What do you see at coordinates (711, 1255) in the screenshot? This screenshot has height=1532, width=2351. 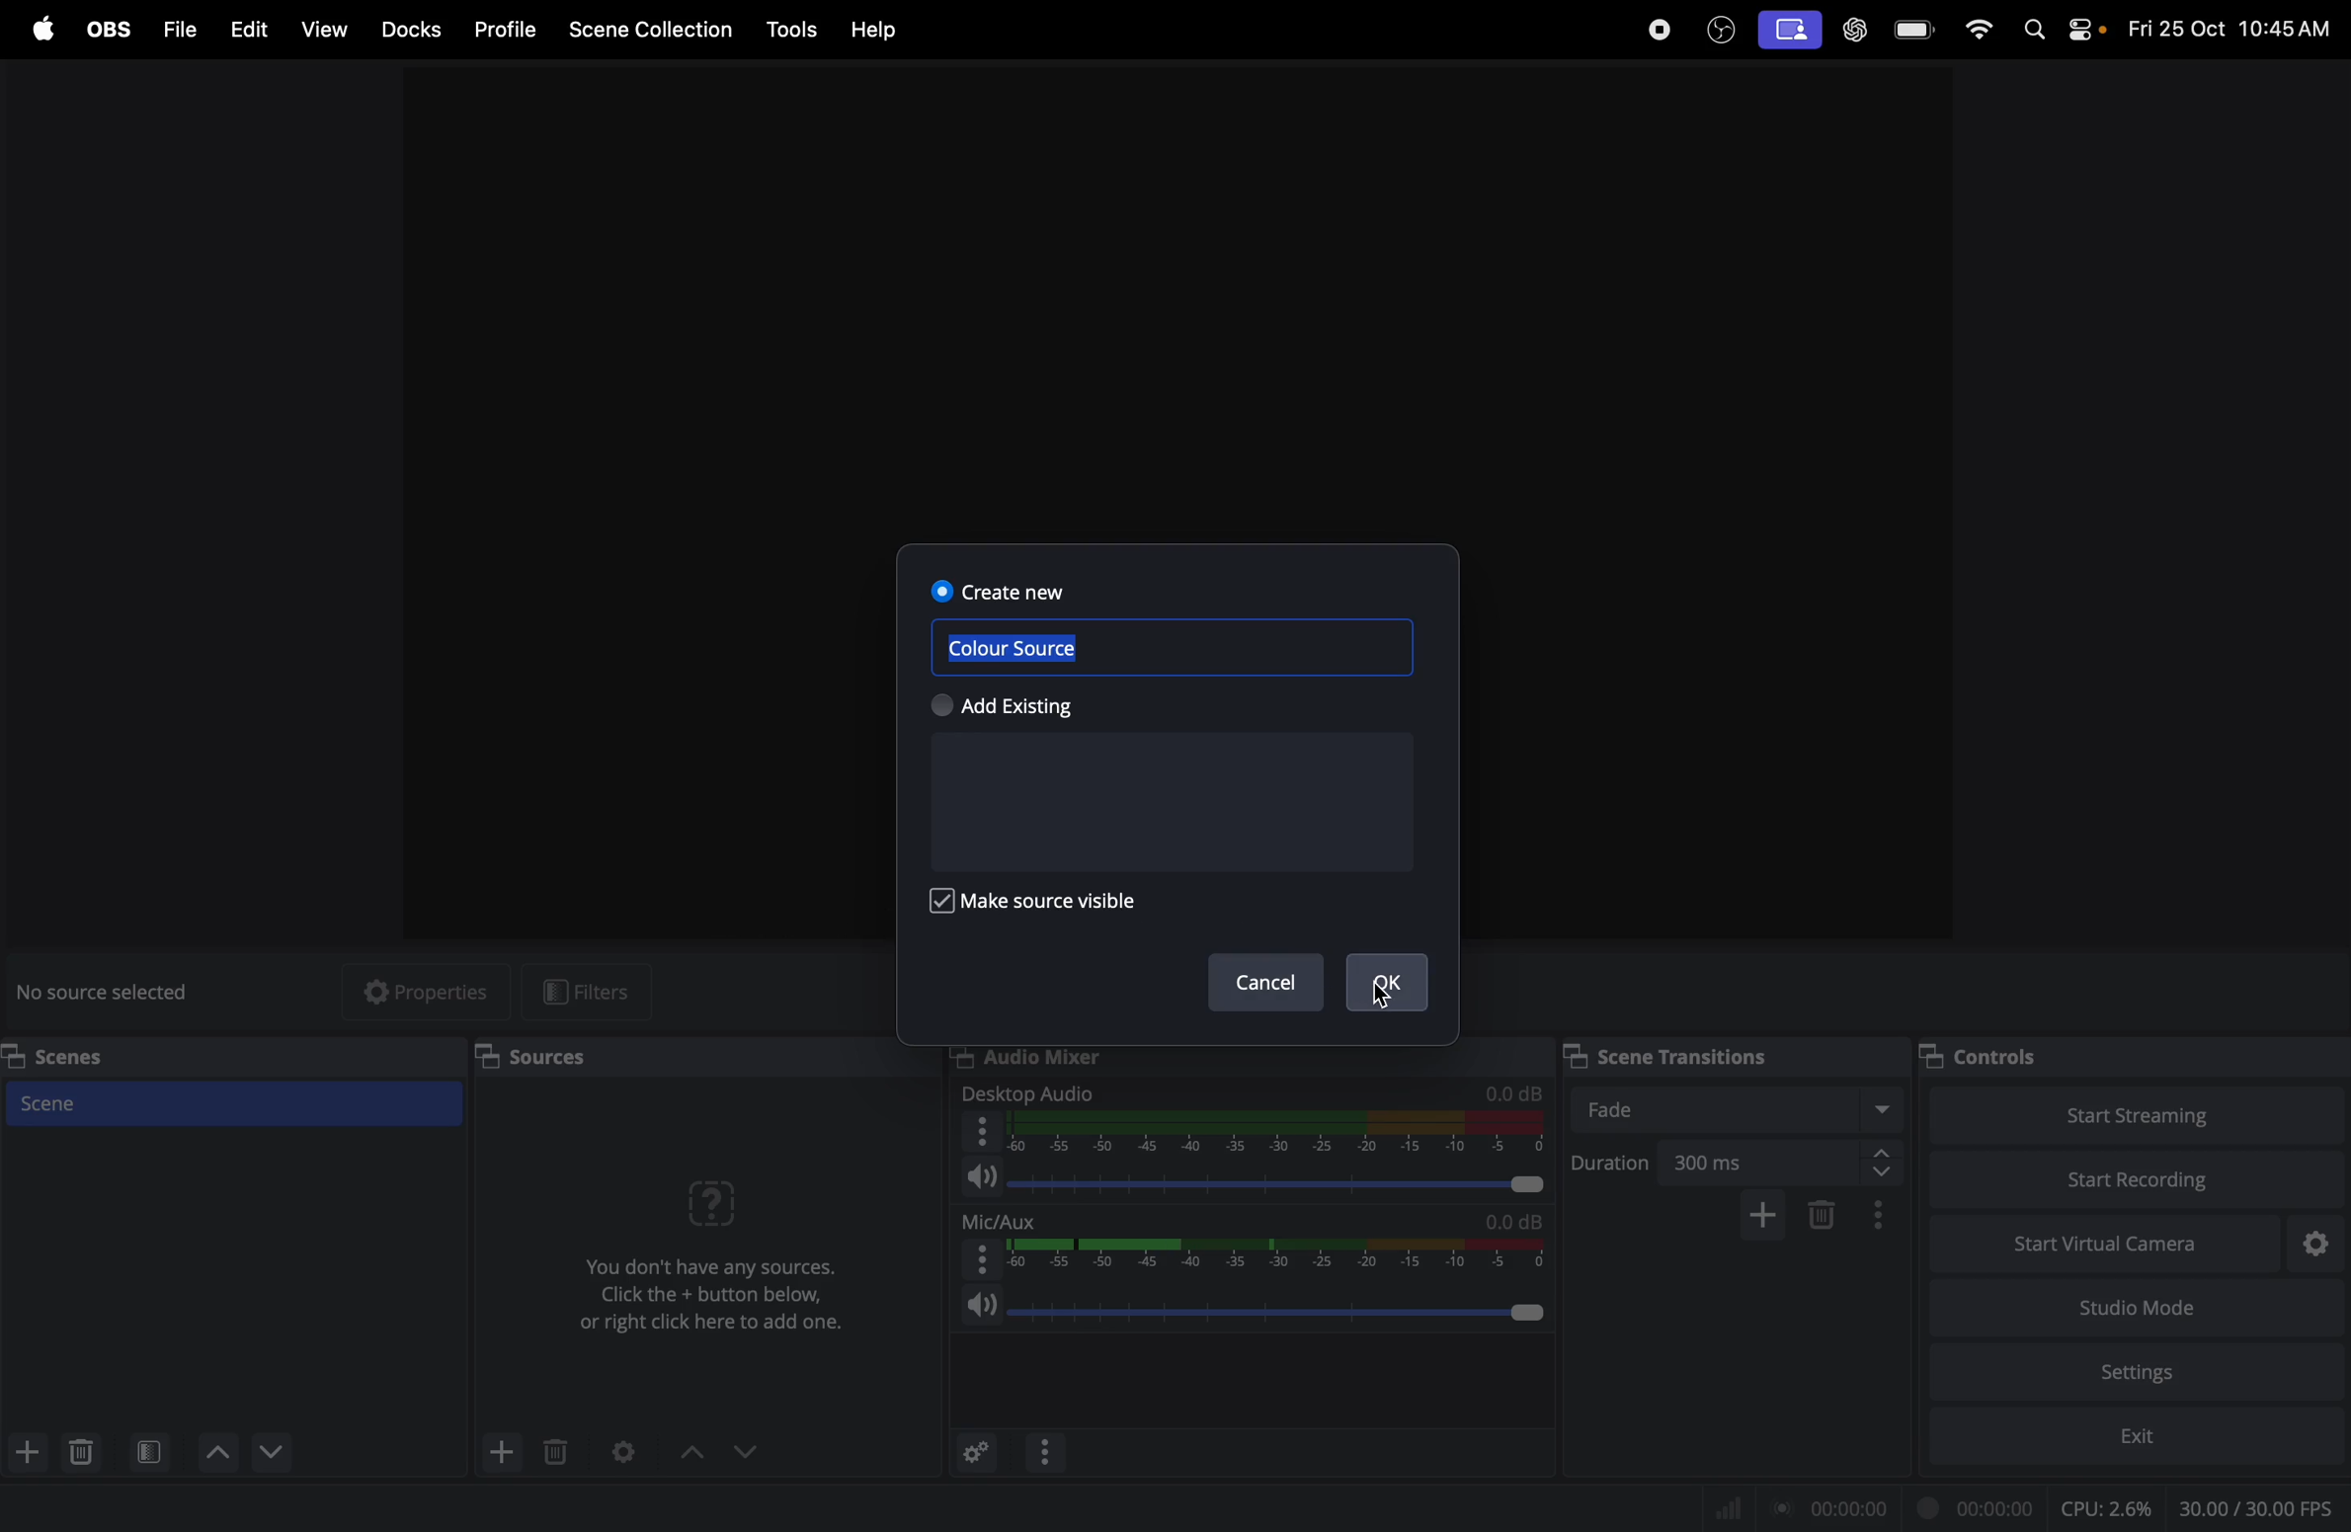 I see `No sources were added` at bounding box center [711, 1255].